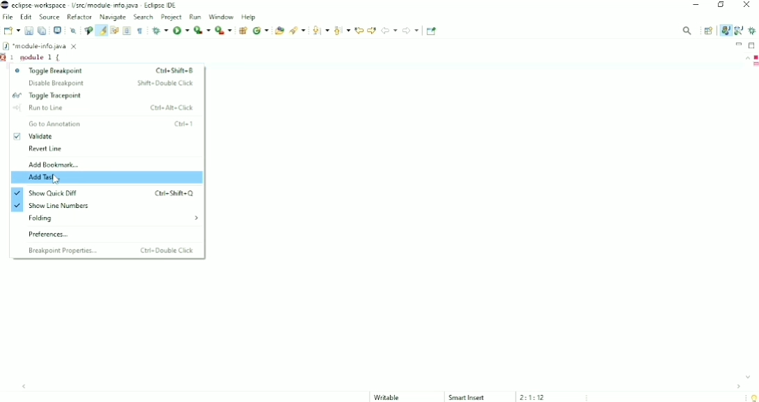 This screenshot has height=402, width=759. I want to click on Add Bookmark, so click(54, 165).